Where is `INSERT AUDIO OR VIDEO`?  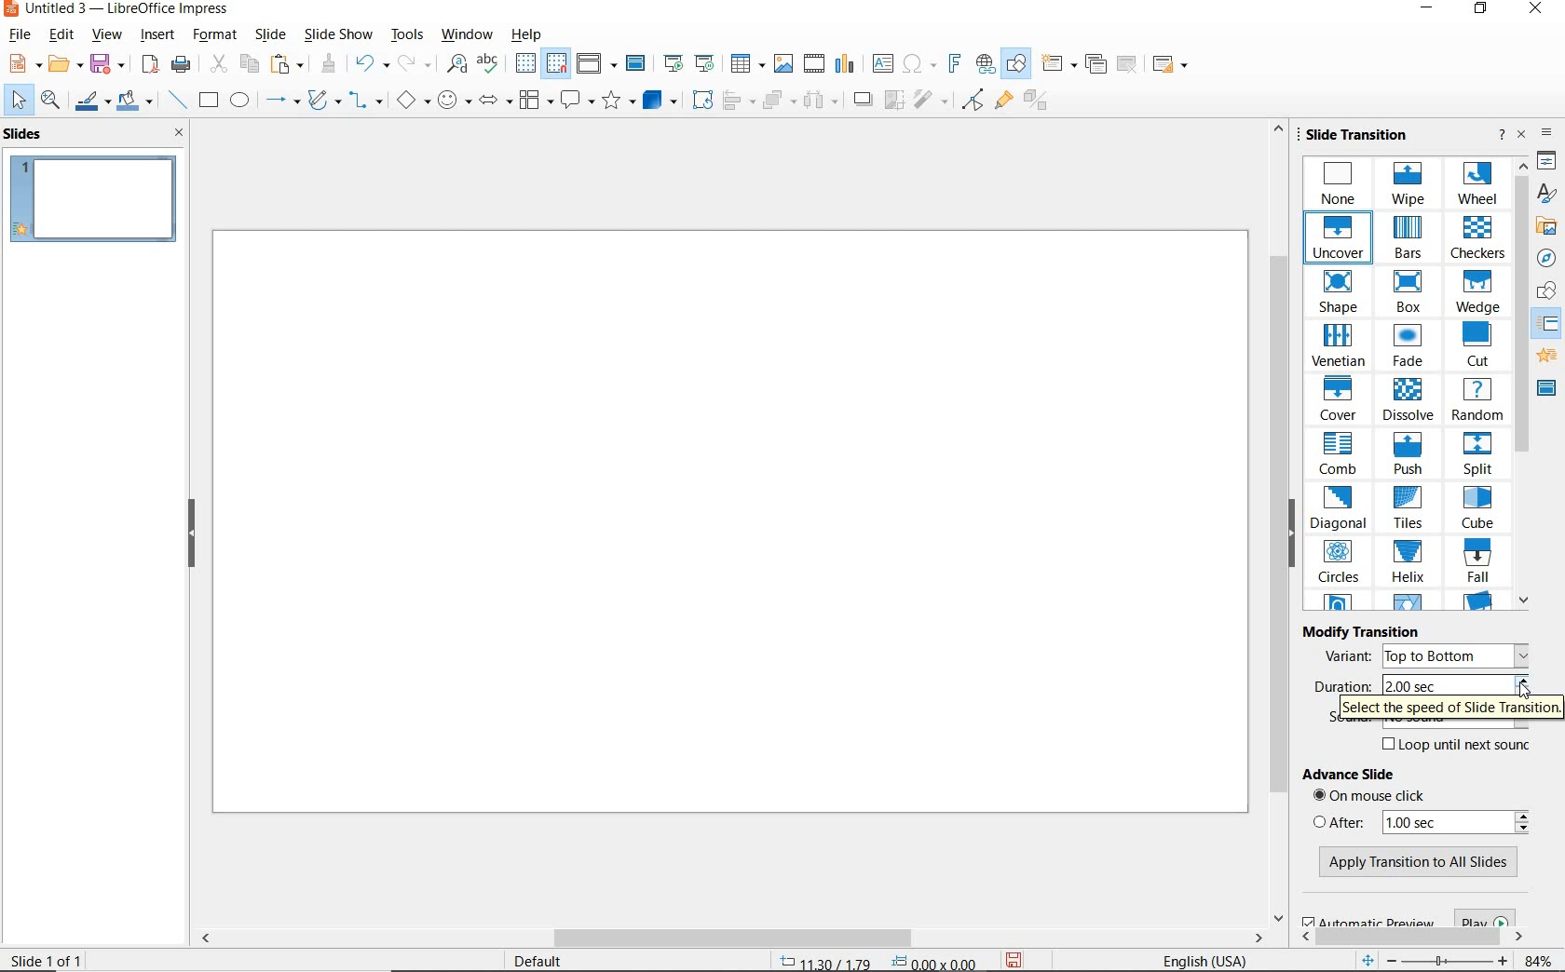 INSERT AUDIO OR VIDEO is located at coordinates (816, 63).